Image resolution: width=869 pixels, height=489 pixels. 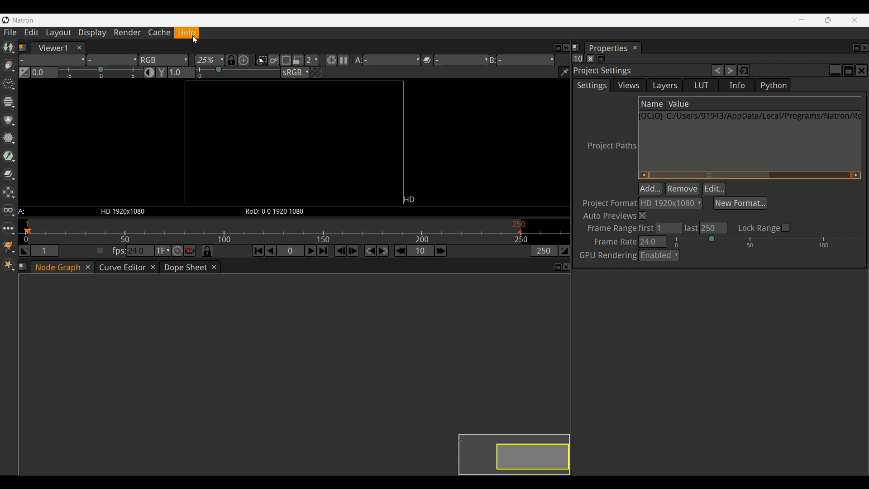 I want to click on Play forward, so click(x=311, y=250).